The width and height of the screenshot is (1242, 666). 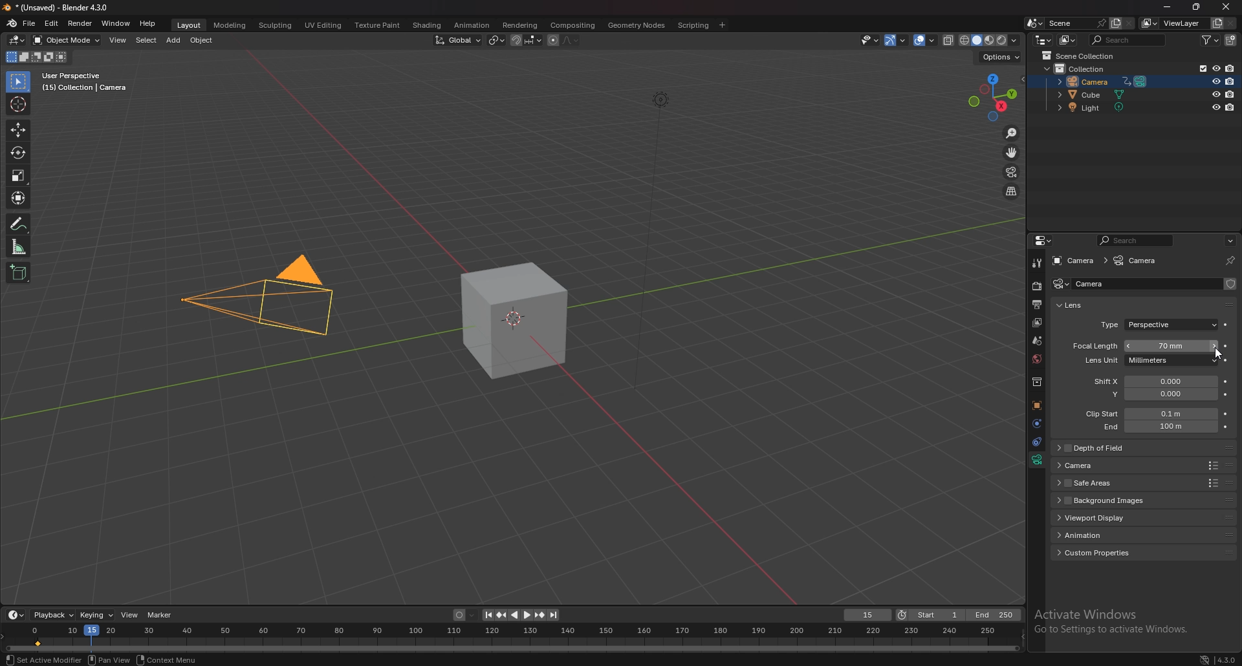 I want to click on hide in viewport, so click(x=1216, y=107).